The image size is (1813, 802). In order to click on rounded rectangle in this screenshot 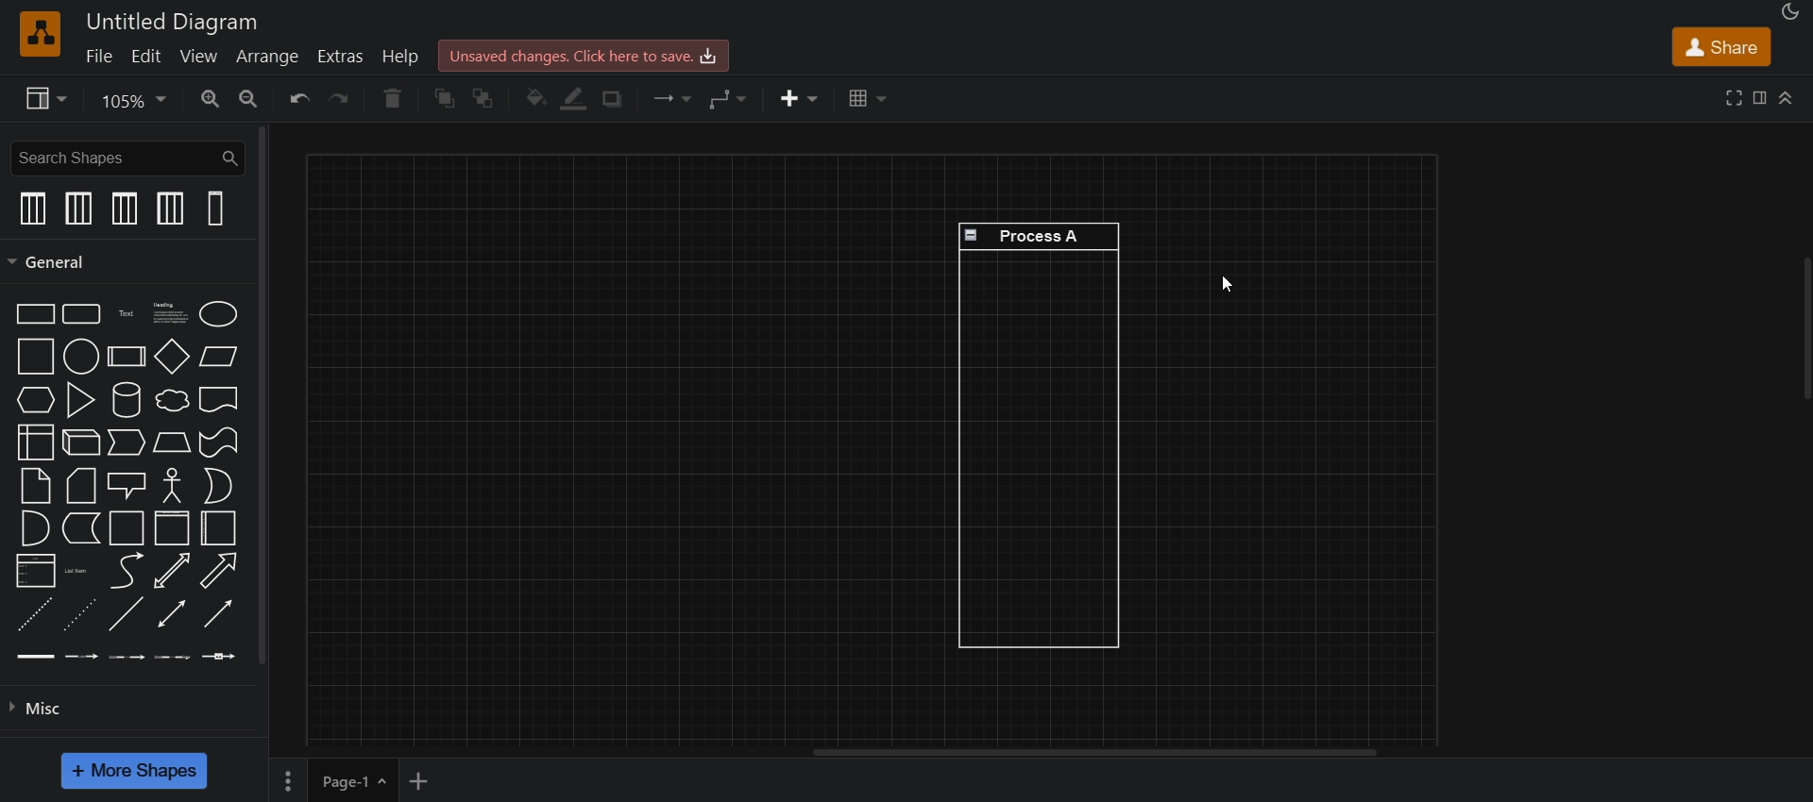, I will do `click(82, 315)`.